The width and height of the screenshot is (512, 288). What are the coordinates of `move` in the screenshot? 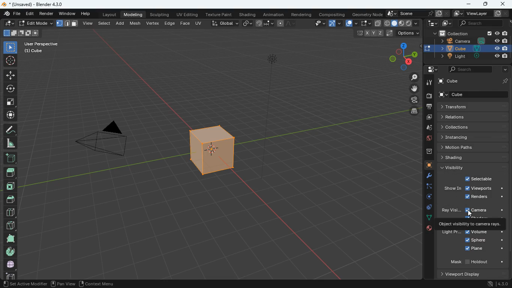 It's located at (10, 115).